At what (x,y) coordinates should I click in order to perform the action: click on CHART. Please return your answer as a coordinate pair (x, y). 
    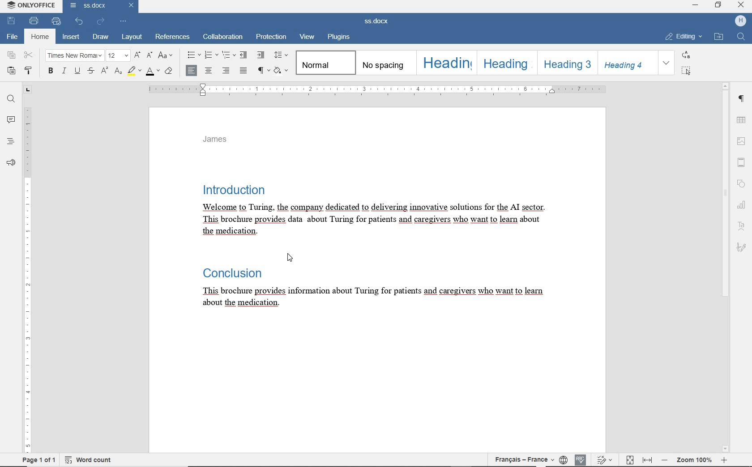
    Looking at the image, I should click on (743, 206).